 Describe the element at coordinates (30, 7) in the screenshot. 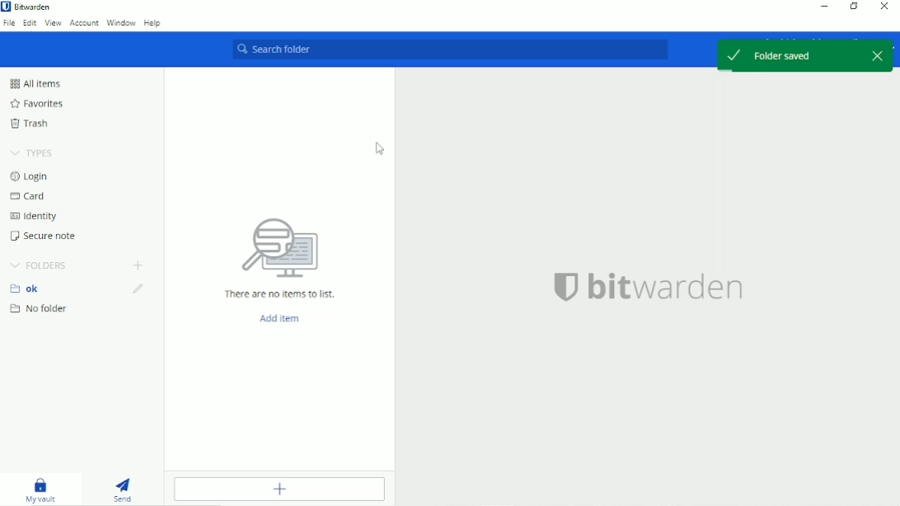

I see `Bitwarden` at that location.